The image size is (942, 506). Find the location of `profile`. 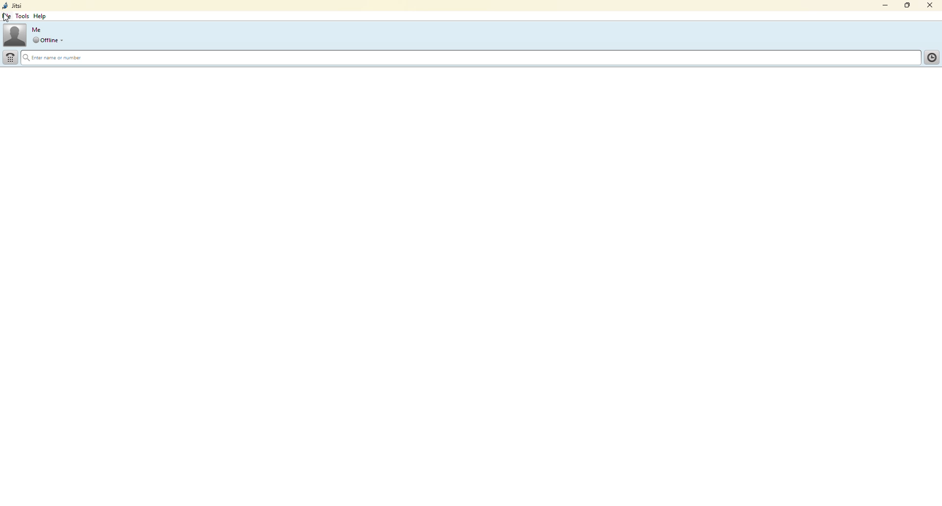

profile is located at coordinates (14, 34).